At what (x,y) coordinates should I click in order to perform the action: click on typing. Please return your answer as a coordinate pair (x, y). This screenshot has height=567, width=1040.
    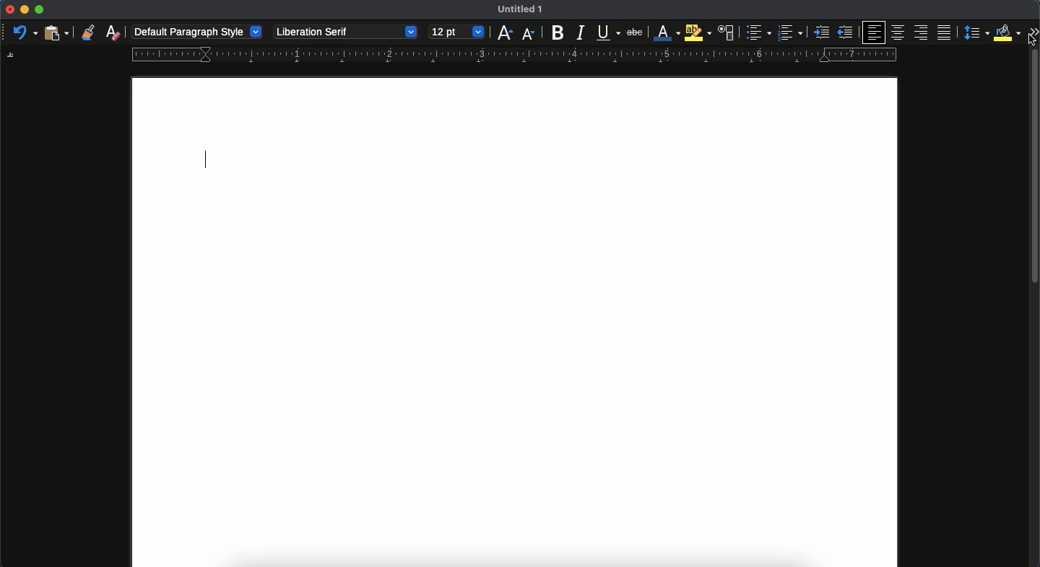
    Looking at the image, I should click on (207, 159).